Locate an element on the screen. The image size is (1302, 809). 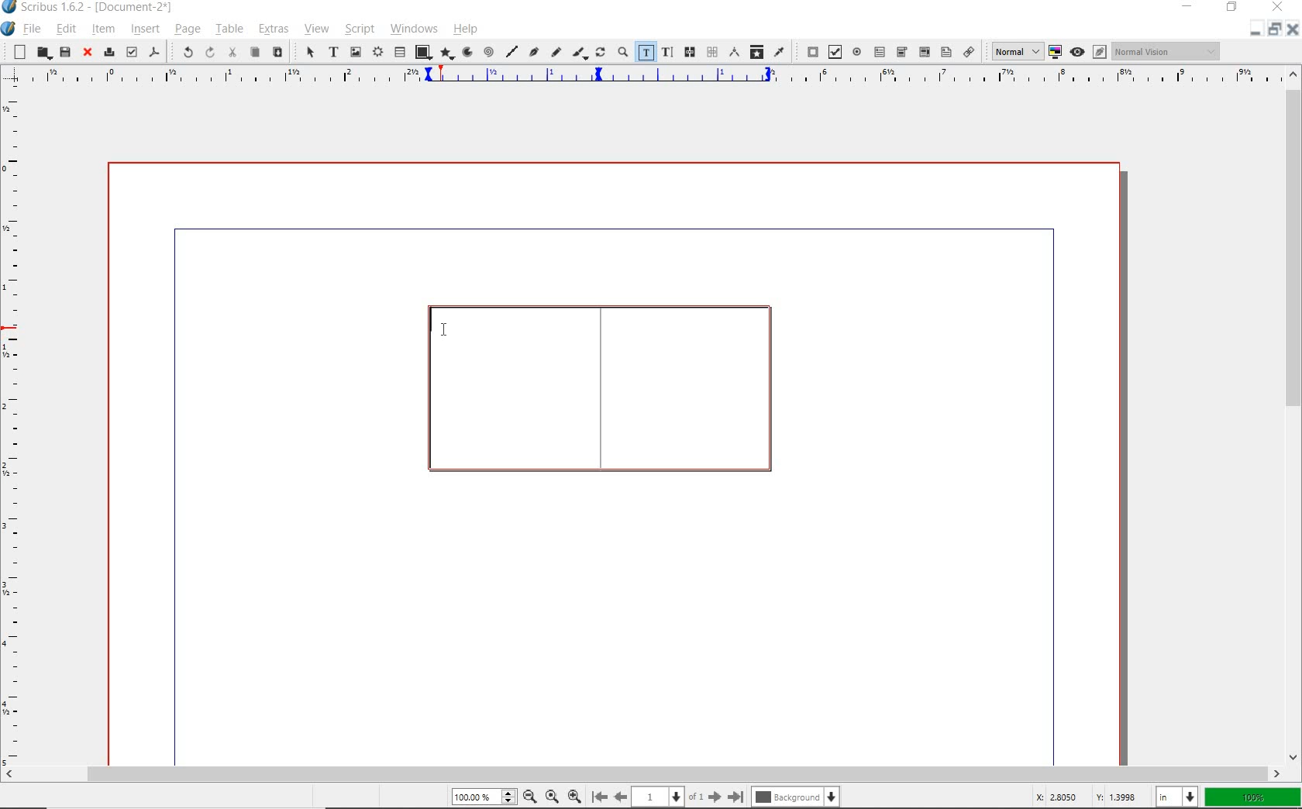
copy item properties is located at coordinates (756, 51).